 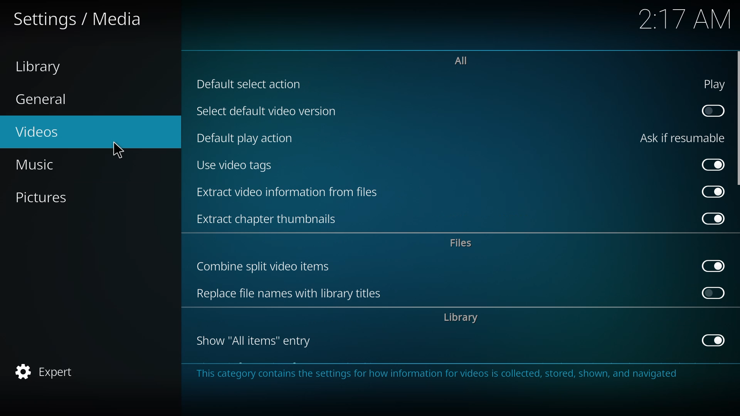 What do you see at coordinates (461, 318) in the screenshot?
I see `library` at bounding box center [461, 318].